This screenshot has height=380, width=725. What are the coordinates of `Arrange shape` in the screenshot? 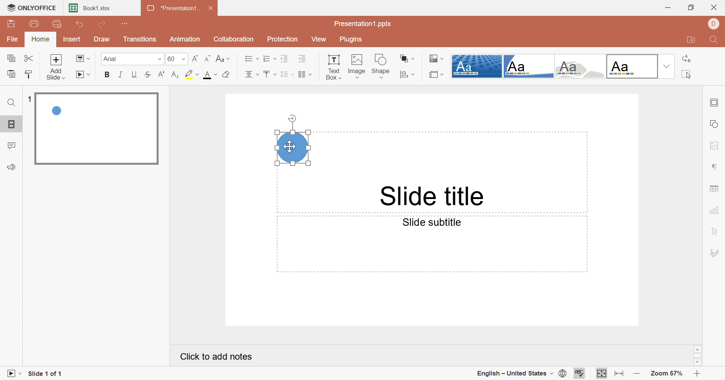 It's located at (407, 58).